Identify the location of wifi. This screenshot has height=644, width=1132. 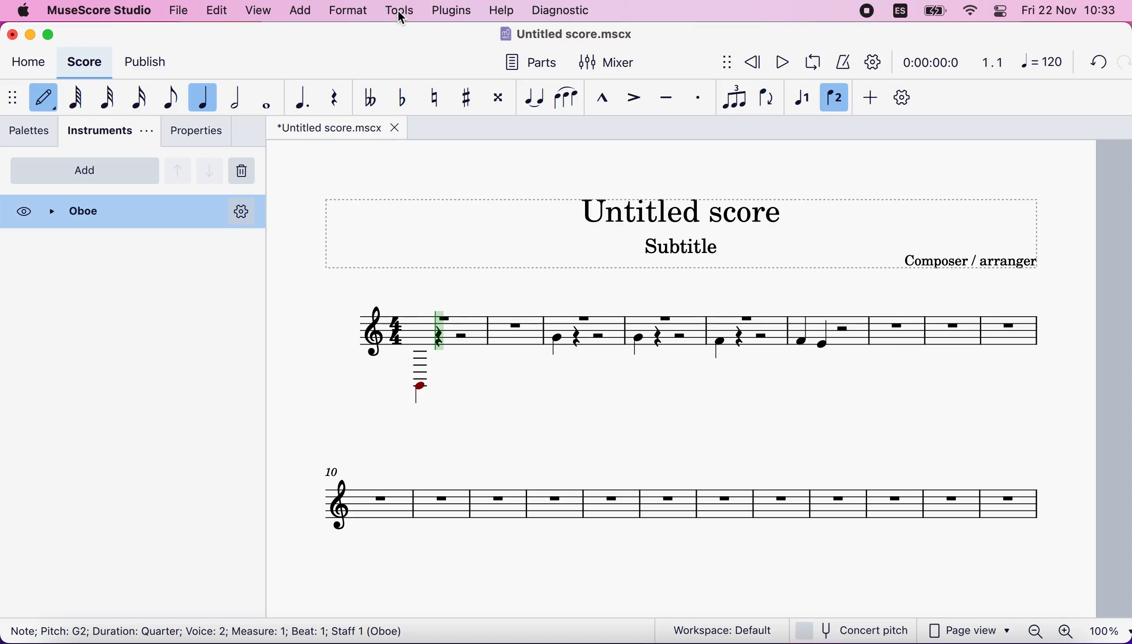
(967, 10).